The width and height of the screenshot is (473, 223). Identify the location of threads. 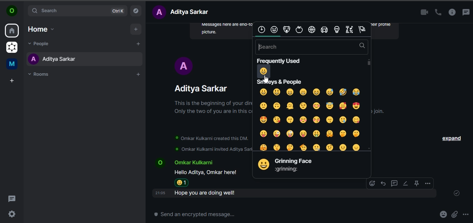
(12, 198).